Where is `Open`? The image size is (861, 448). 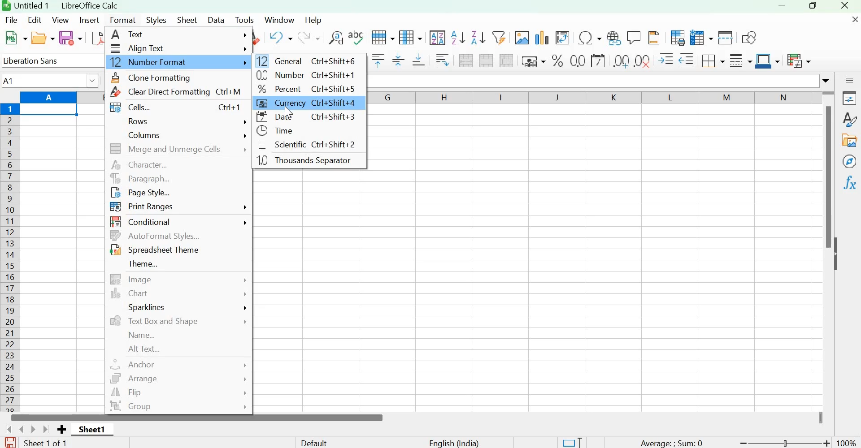 Open is located at coordinates (43, 38).